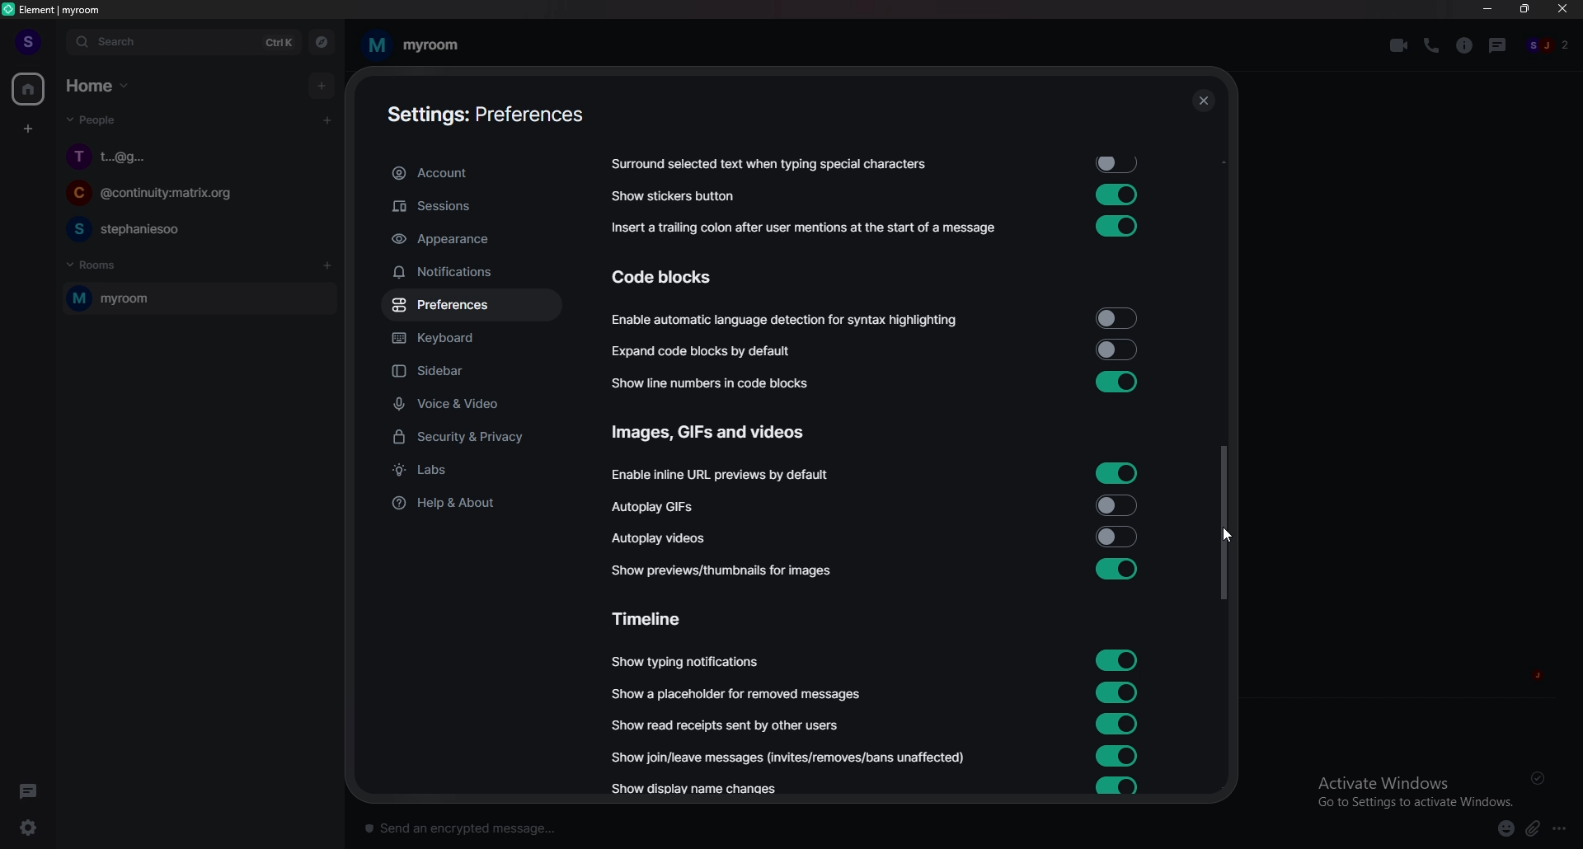  Describe the element at coordinates (1409, 790) in the screenshot. I see `Activate Windows` at that location.